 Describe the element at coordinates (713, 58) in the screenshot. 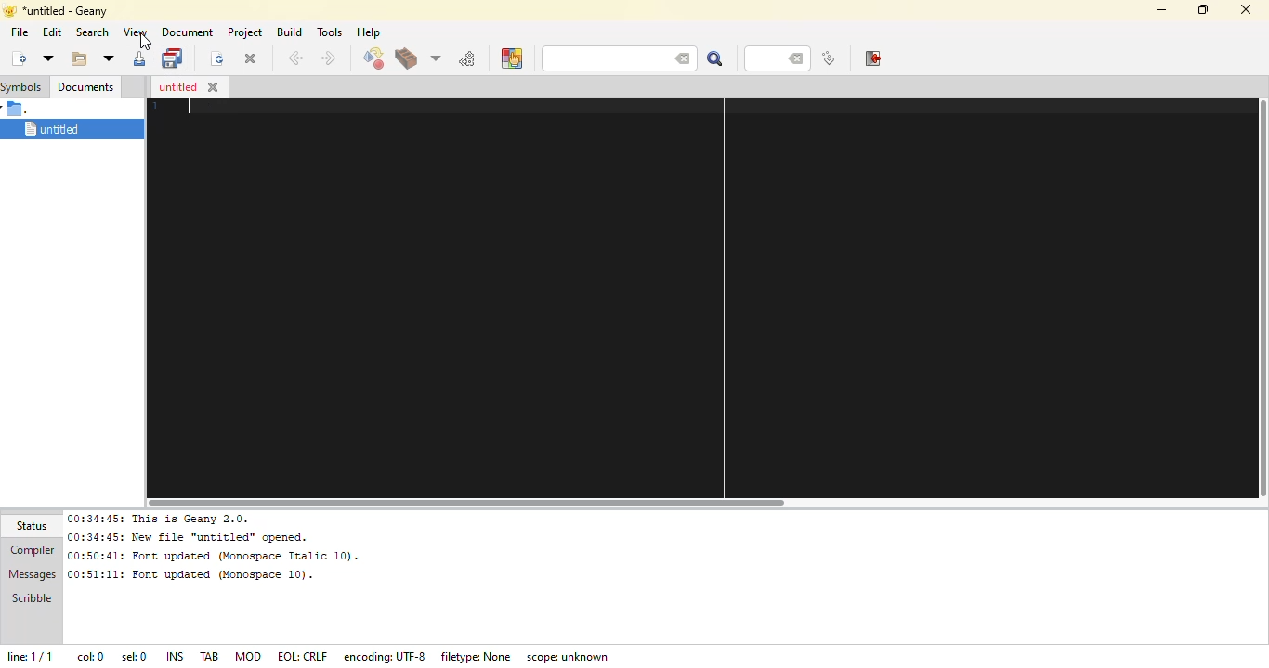

I see `search` at that location.